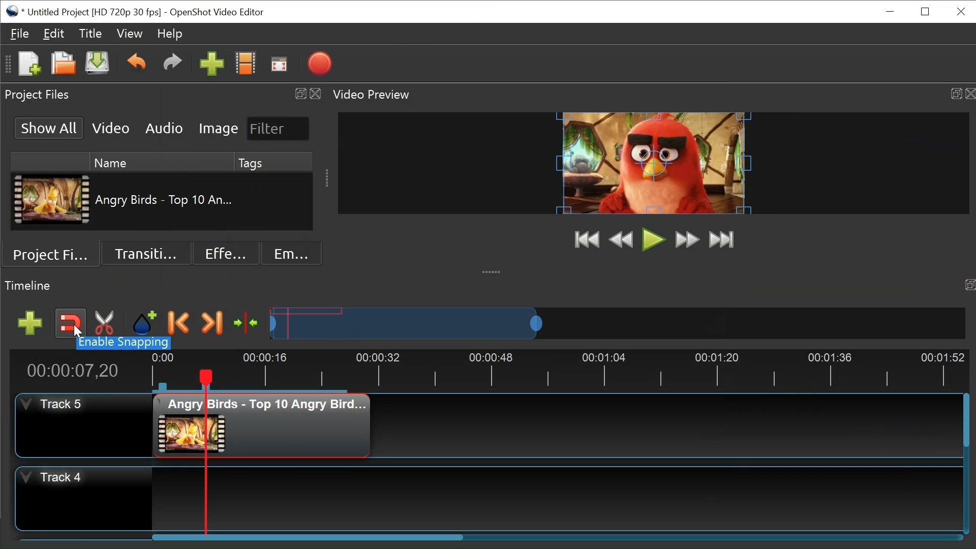 The image size is (976, 549). I want to click on Filter, so click(279, 129).